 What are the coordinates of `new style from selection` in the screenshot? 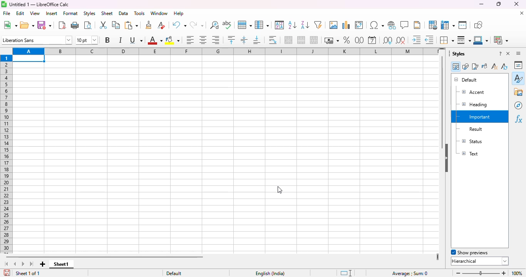 It's located at (494, 66).